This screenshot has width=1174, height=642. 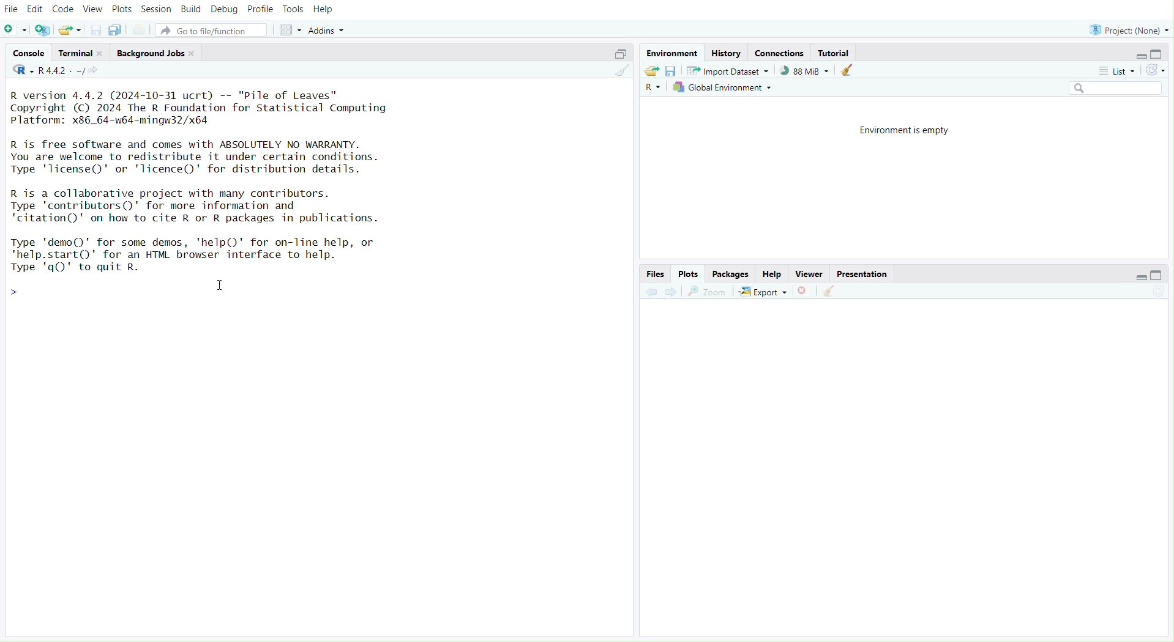 What do you see at coordinates (28, 54) in the screenshot?
I see `Console` at bounding box center [28, 54].